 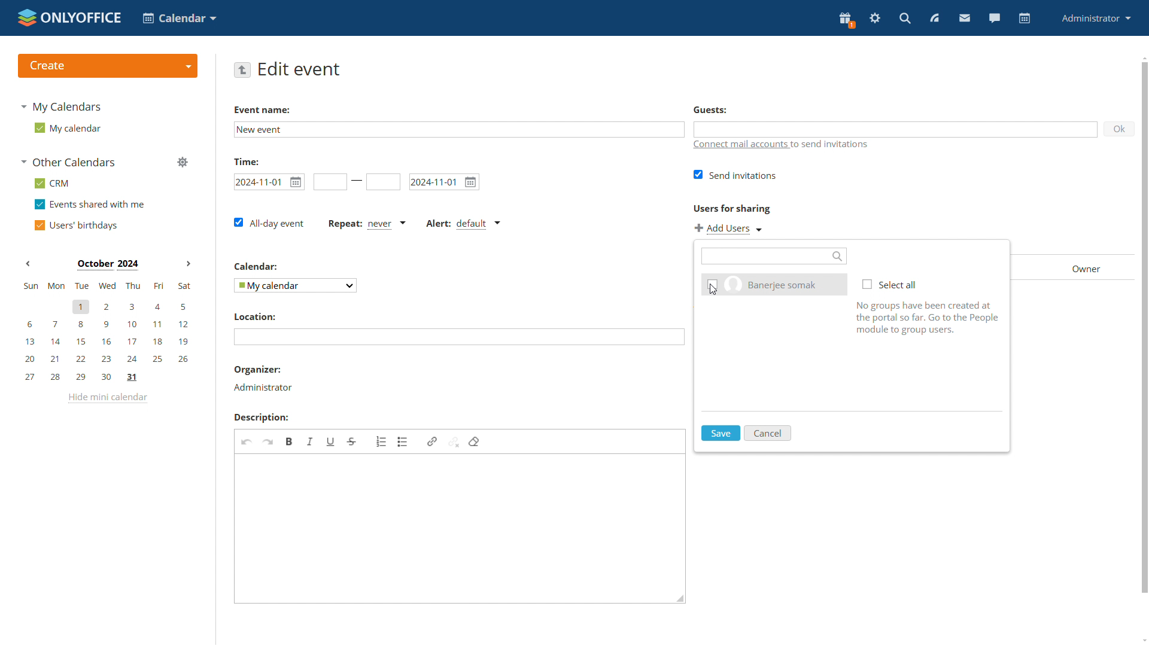 I want to click on insert/remove numbered list, so click(x=382, y=441).